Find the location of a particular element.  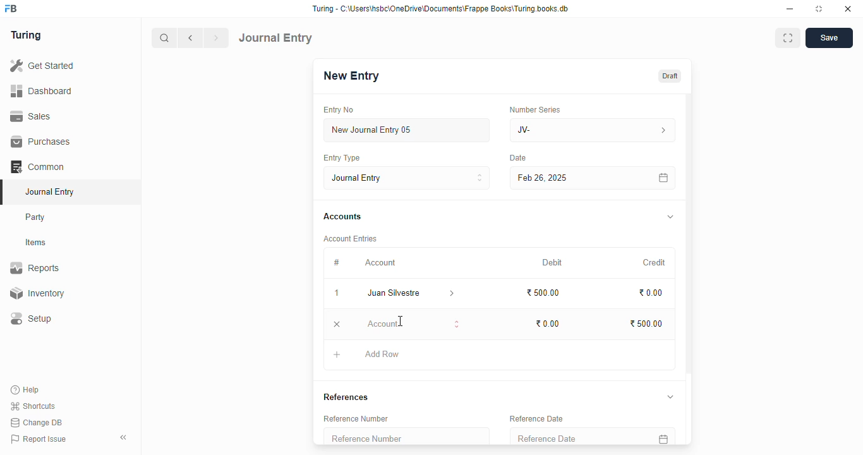

help is located at coordinates (26, 389).